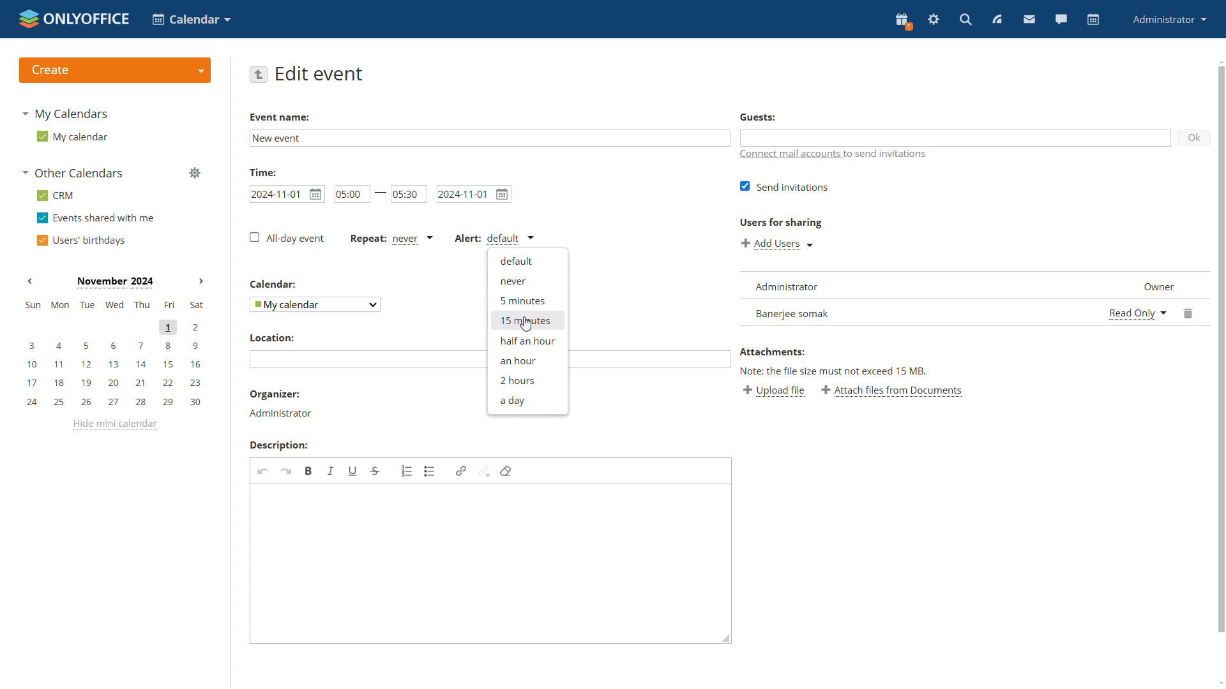  I want to click on ok, so click(1195, 137).